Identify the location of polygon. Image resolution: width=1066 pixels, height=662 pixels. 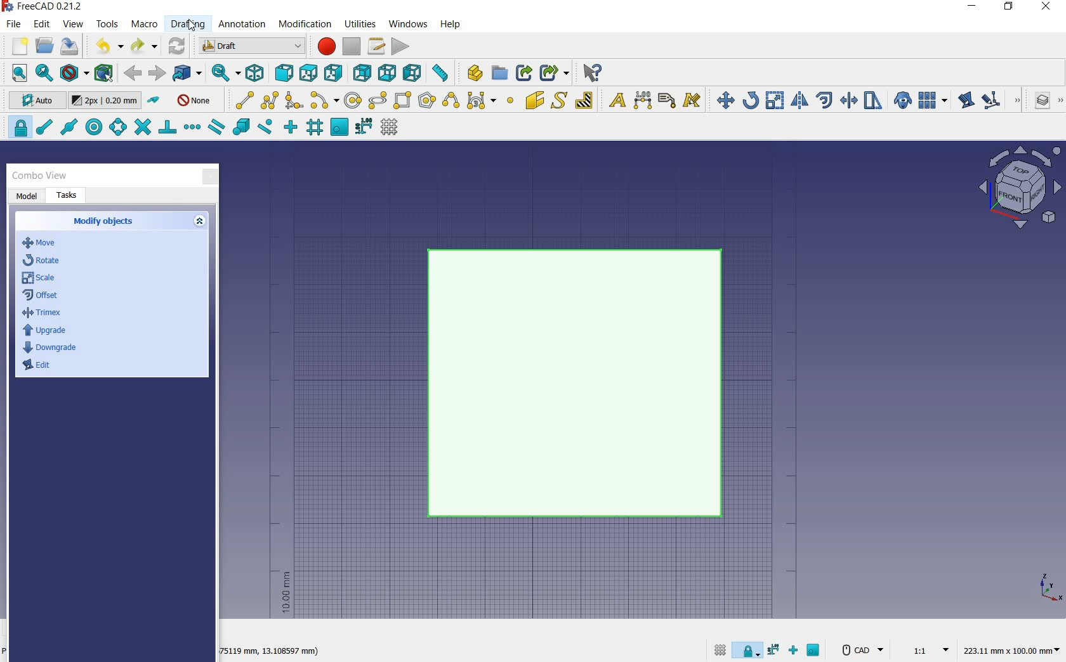
(427, 100).